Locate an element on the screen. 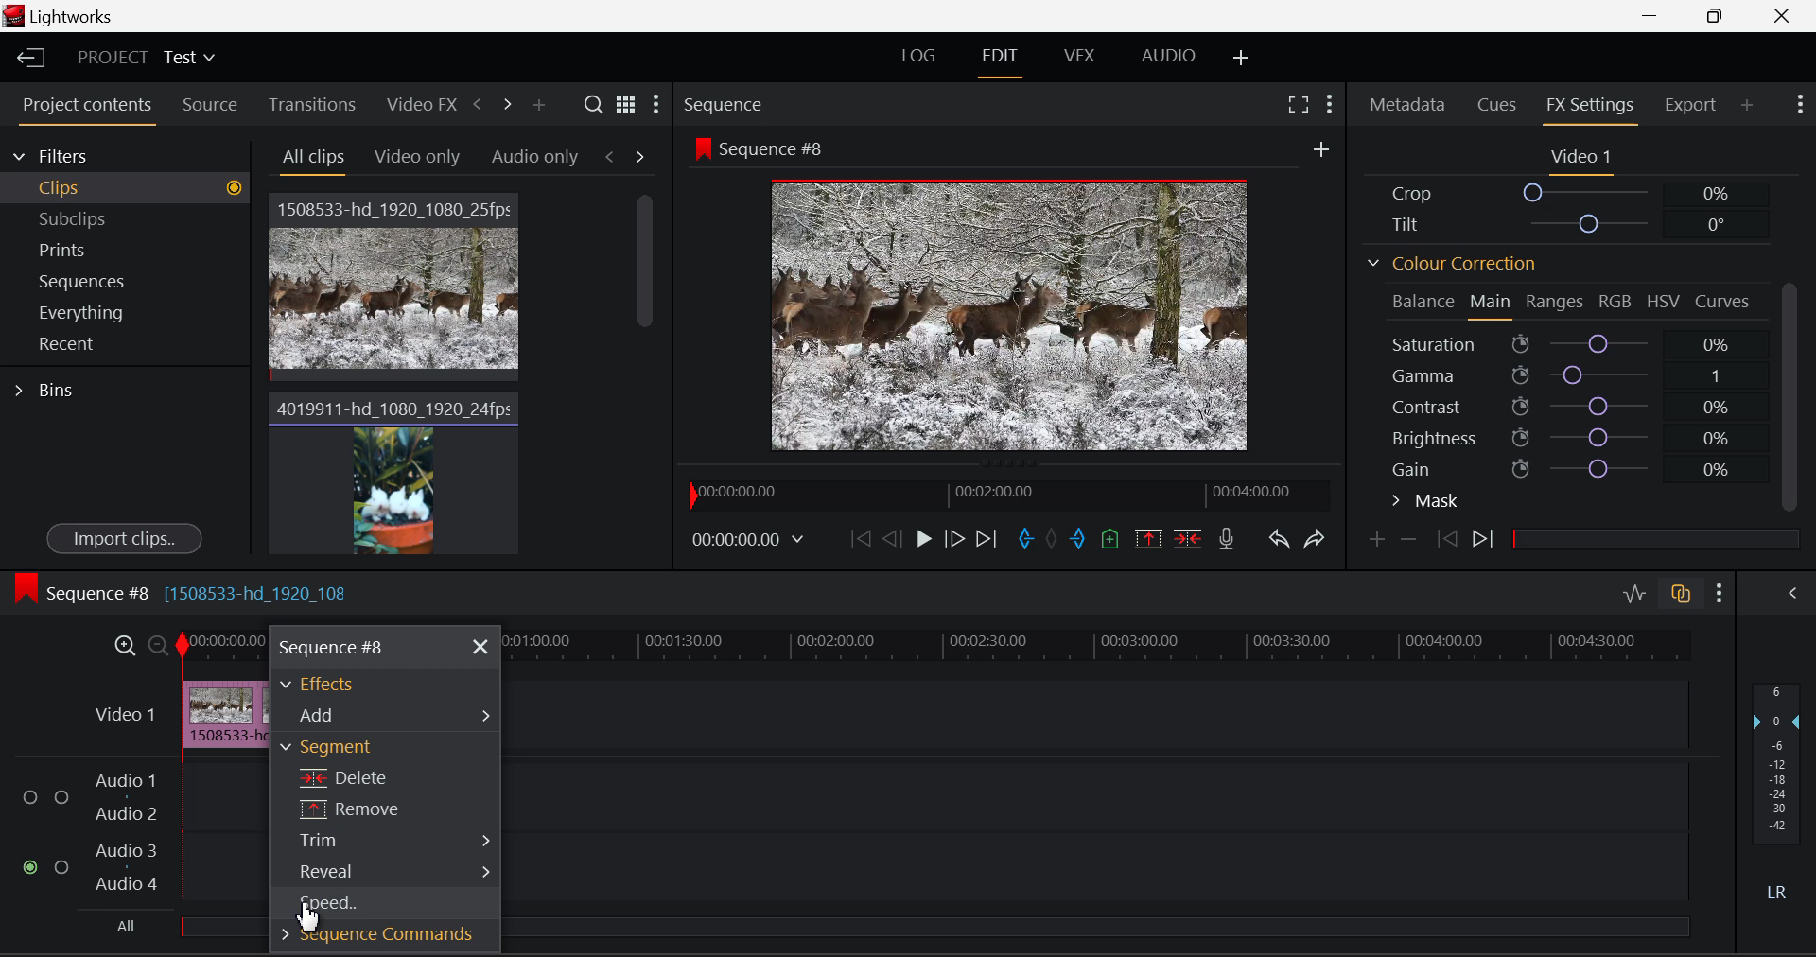 The height and width of the screenshot is (957, 1816). Source Tab is located at coordinates (209, 104).